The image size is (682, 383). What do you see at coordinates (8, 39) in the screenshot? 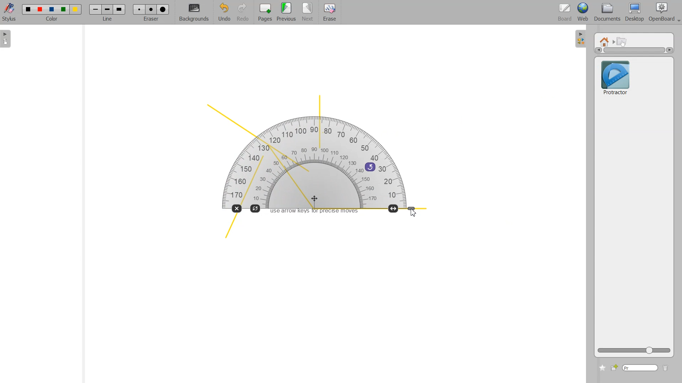
I see `Sidebar` at bounding box center [8, 39].